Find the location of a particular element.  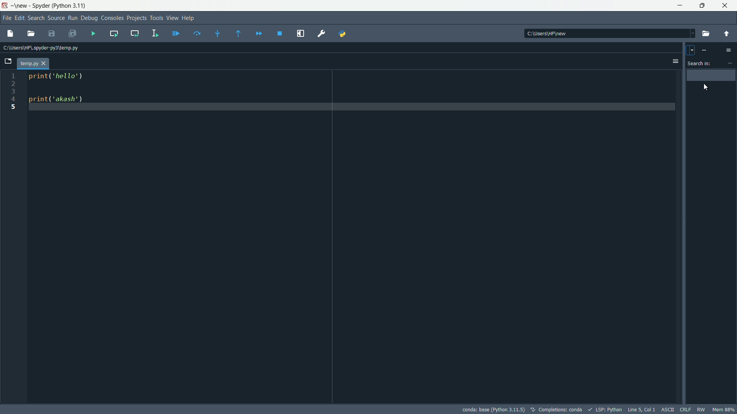

run current cell is located at coordinates (114, 34).